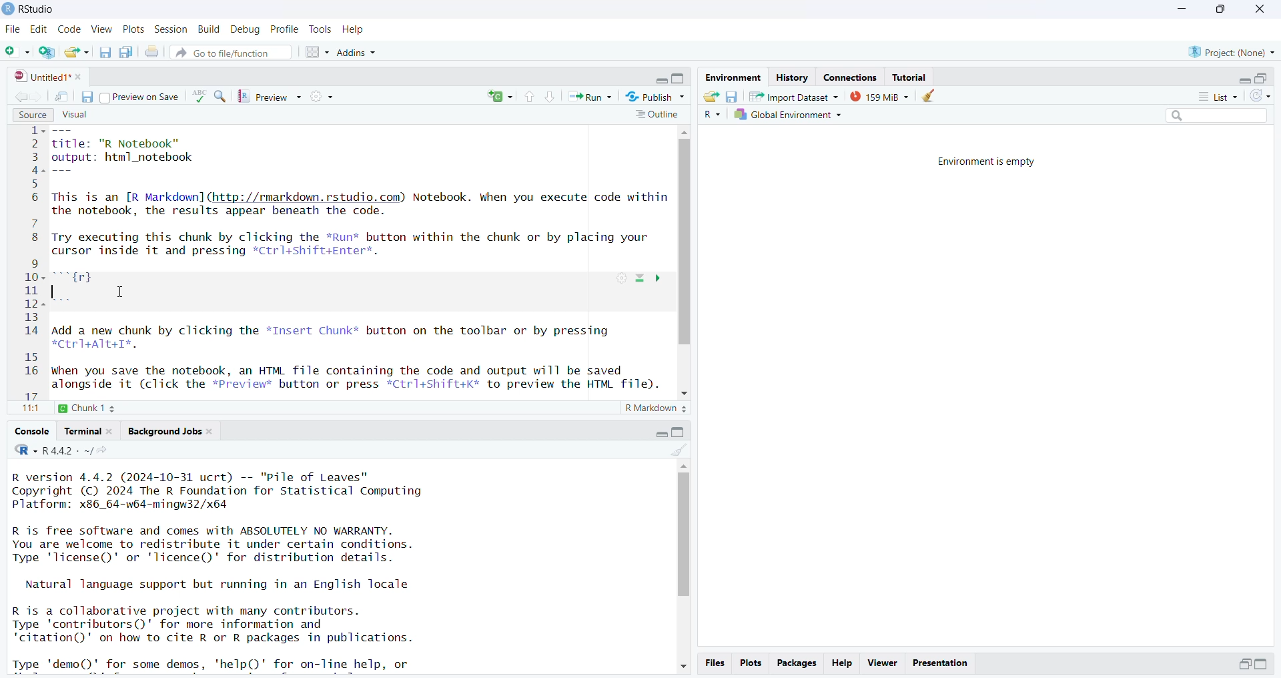  I want to click on preview, so click(273, 97).